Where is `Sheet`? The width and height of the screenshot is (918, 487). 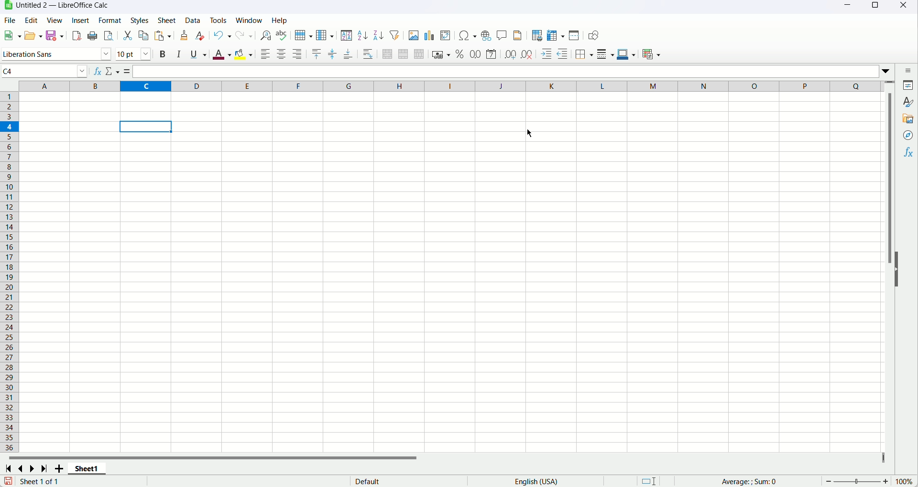
Sheet is located at coordinates (166, 21).